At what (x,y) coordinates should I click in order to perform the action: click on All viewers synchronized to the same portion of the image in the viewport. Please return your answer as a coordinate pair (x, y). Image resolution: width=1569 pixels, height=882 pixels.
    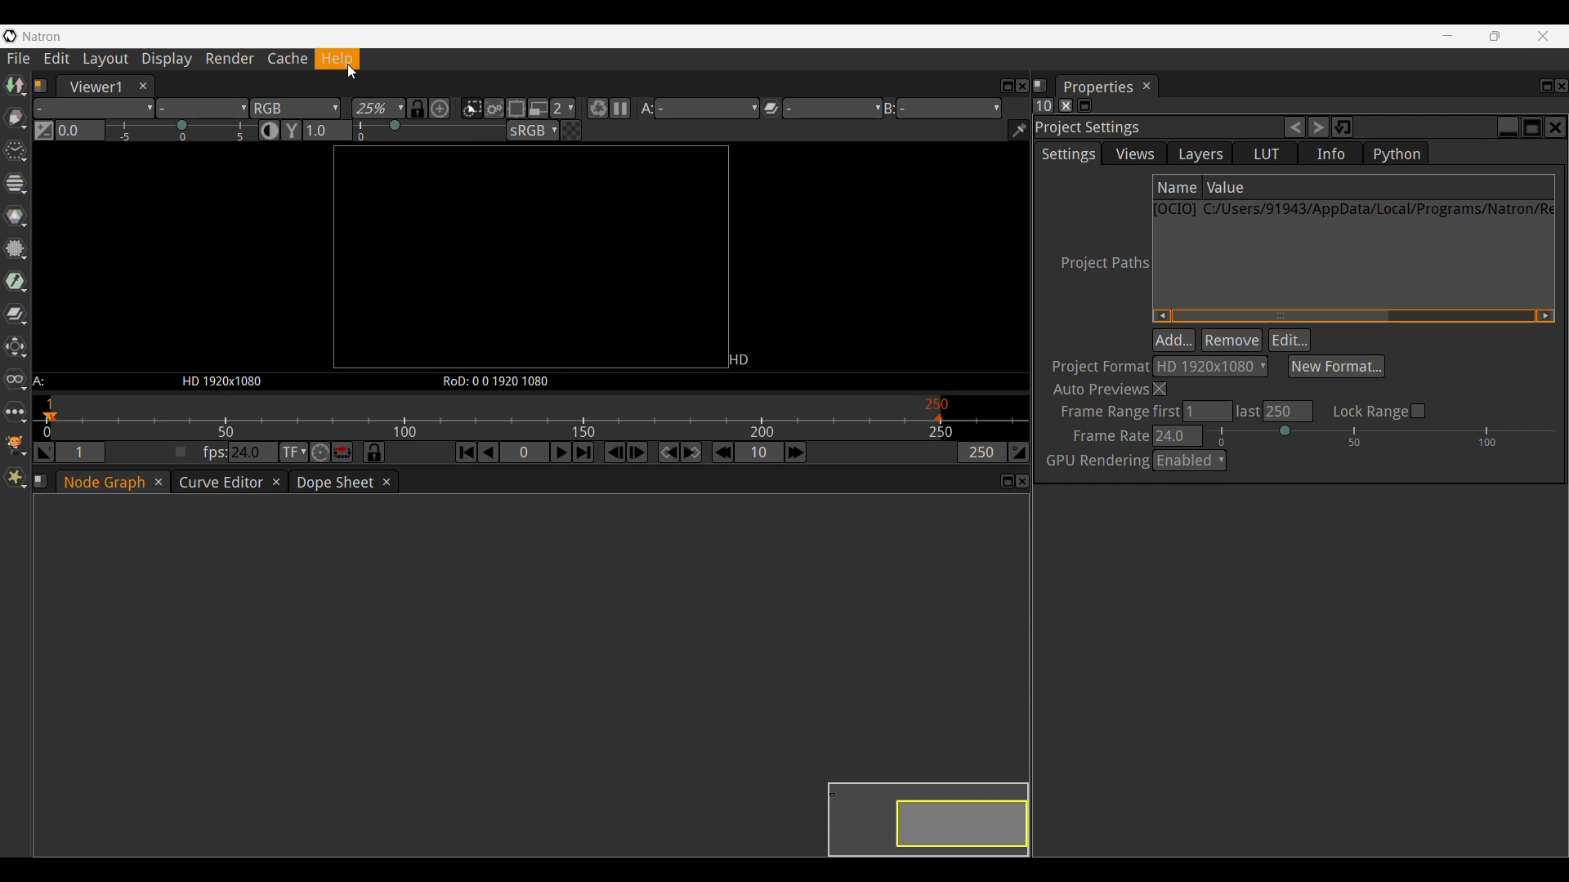
    Looking at the image, I should click on (418, 109).